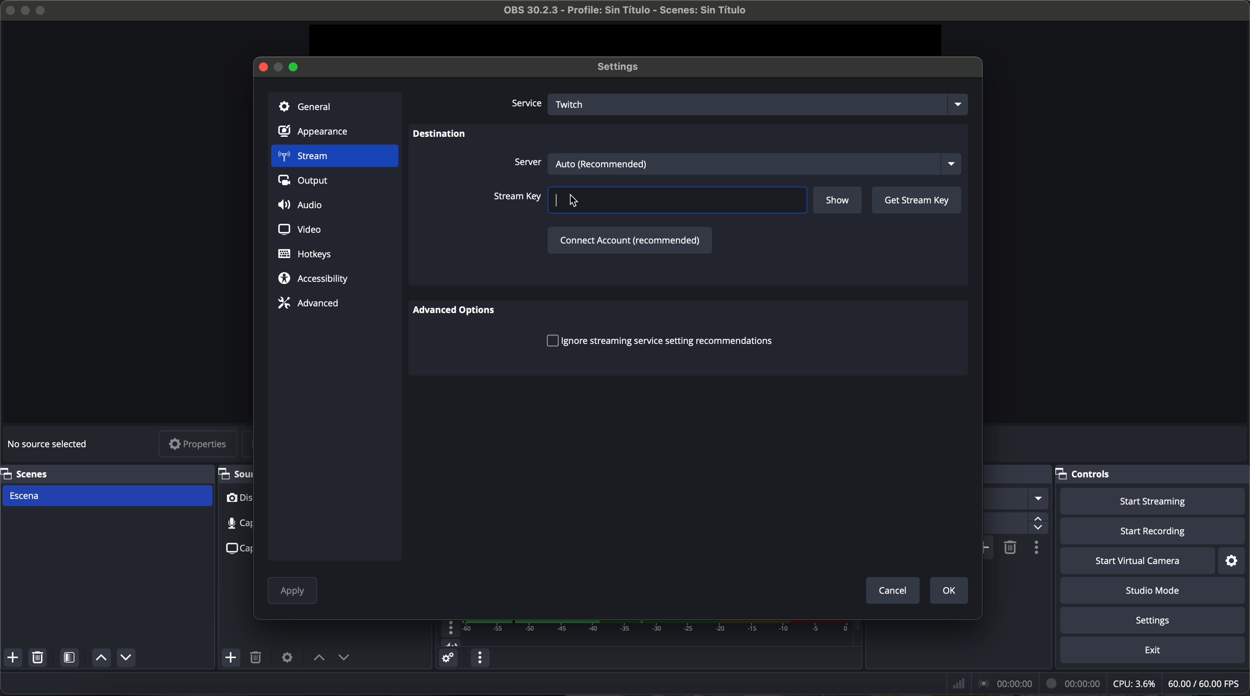 The image size is (1250, 696). I want to click on audio input capture, so click(232, 523).